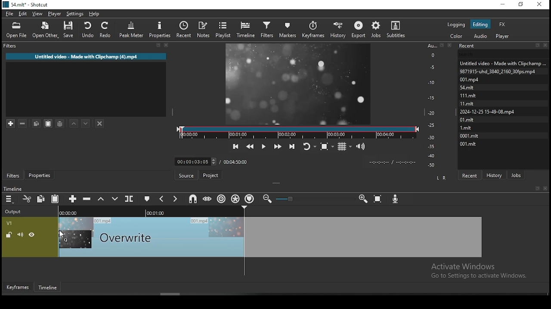 The width and height of the screenshot is (551, 309). What do you see at coordinates (17, 287) in the screenshot?
I see `keyframe` at bounding box center [17, 287].